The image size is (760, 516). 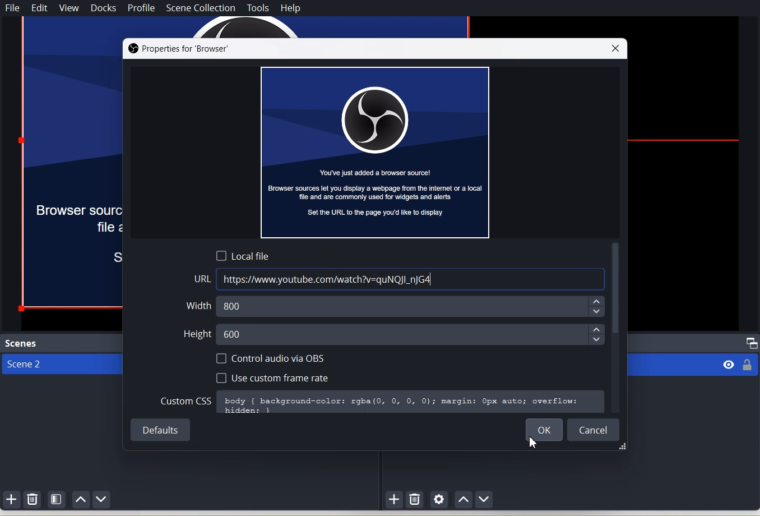 What do you see at coordinates (61, 365) in the screenshot?
I see `Scene 2` at bounding box center [61, 365].